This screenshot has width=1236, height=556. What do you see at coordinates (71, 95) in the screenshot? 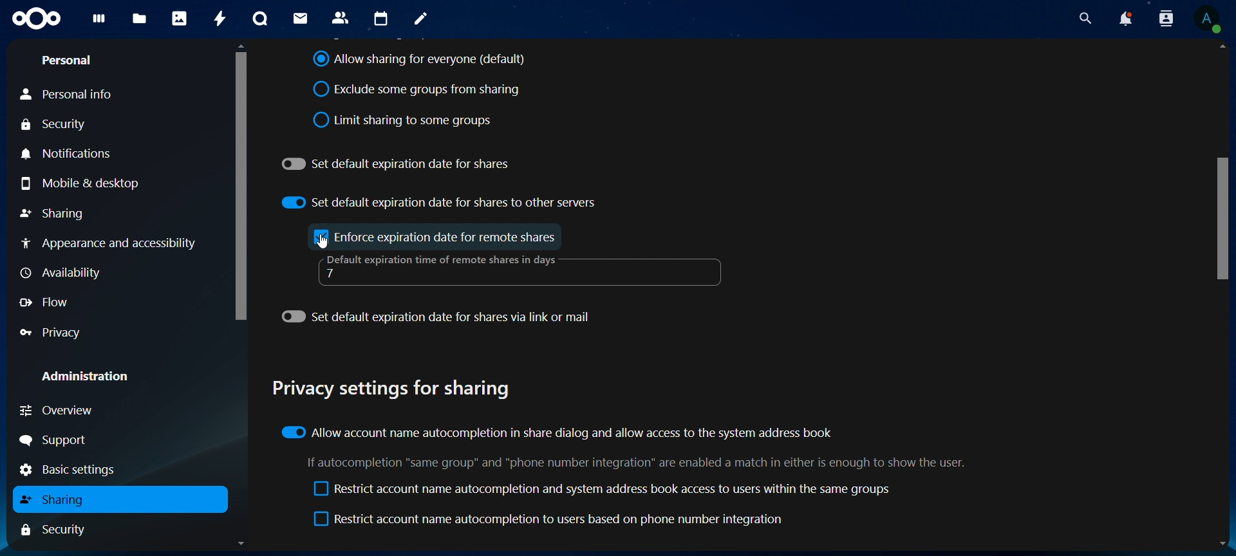
I see `personal info` at bounding box center [71, 95].